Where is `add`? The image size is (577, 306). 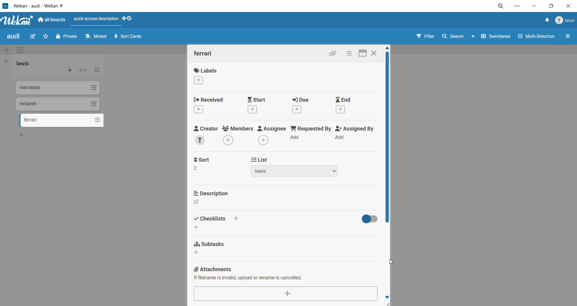
add is located at coordinates (199, 228).